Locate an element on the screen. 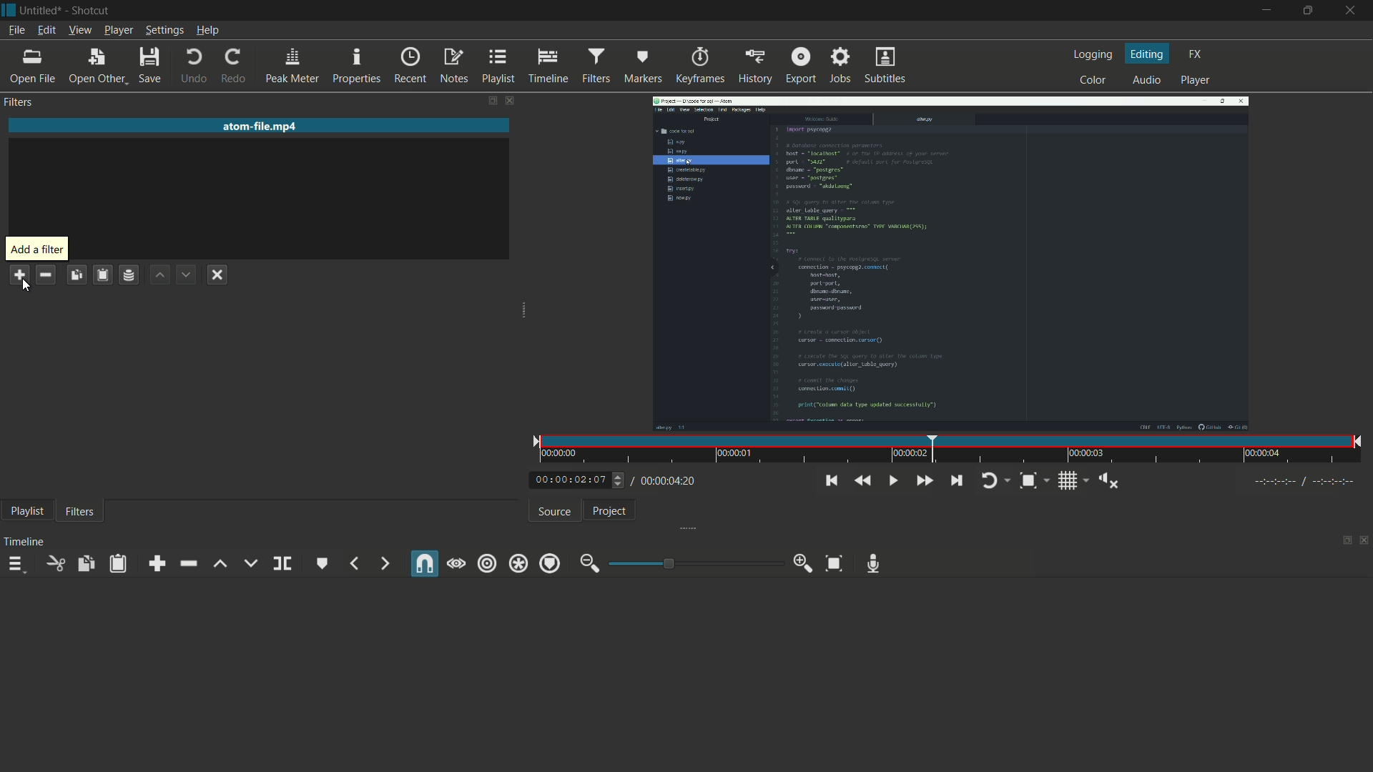  undo is located at coordinates (194, 66).